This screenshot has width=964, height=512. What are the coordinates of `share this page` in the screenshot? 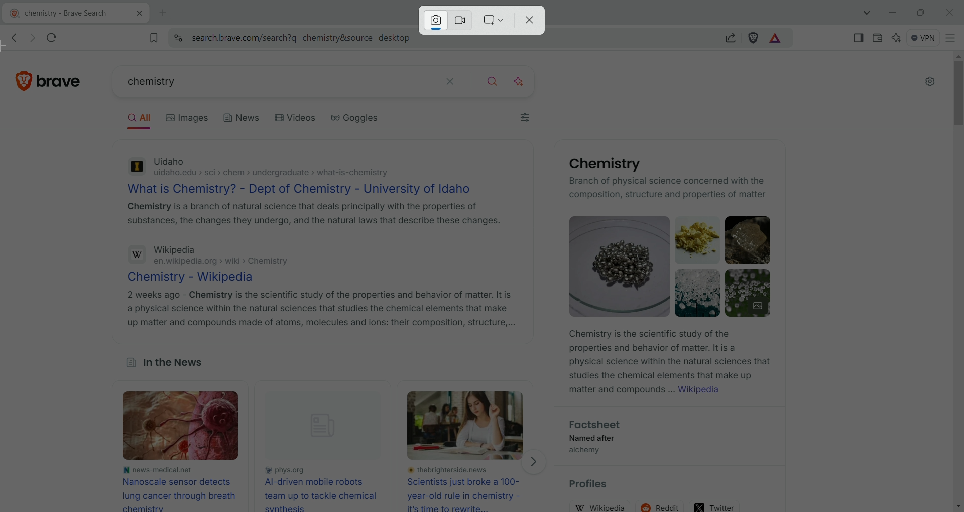 It's located at (731, 37).